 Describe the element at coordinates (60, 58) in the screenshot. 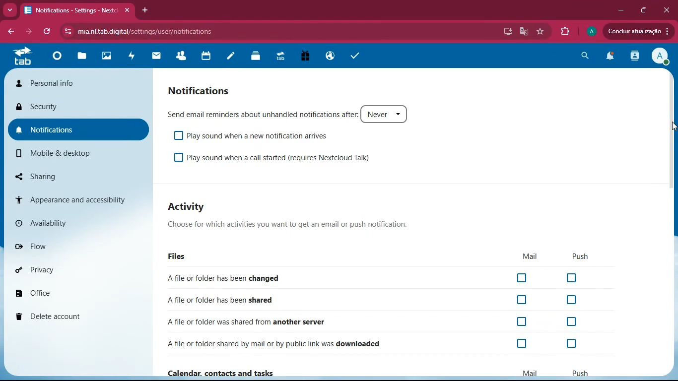

I see `home` at that location.